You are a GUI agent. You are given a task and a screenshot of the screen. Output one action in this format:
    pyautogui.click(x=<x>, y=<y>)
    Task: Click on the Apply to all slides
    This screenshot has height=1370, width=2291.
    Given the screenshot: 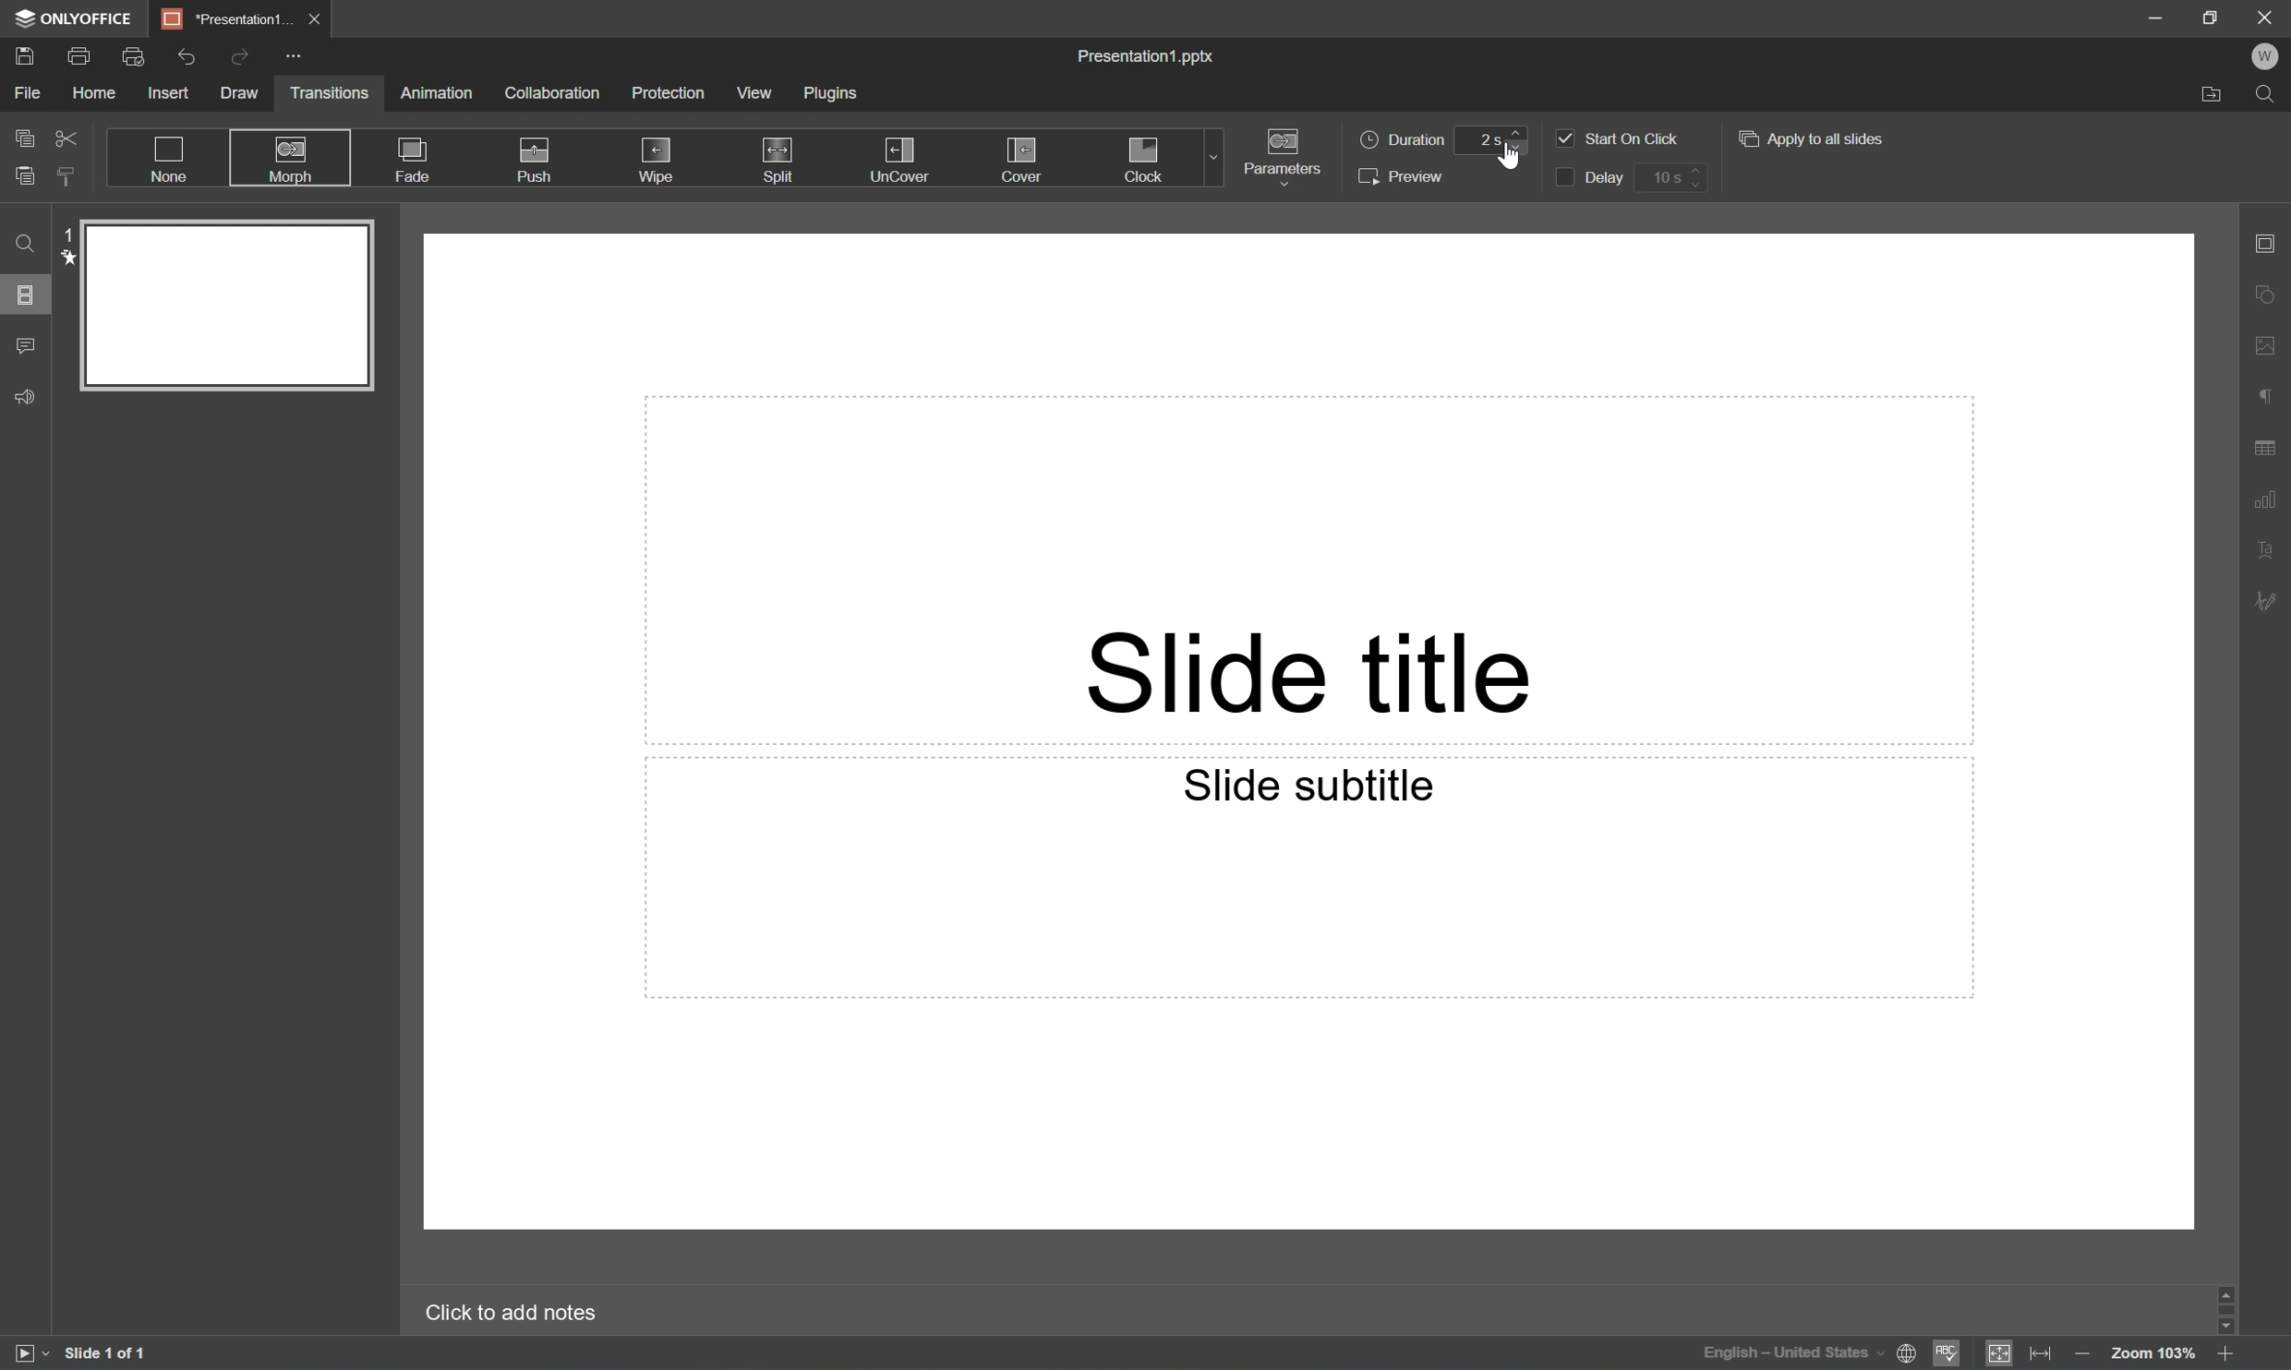 What is the action you would take?
    pyautogui.click(x=1813, y=139)
    